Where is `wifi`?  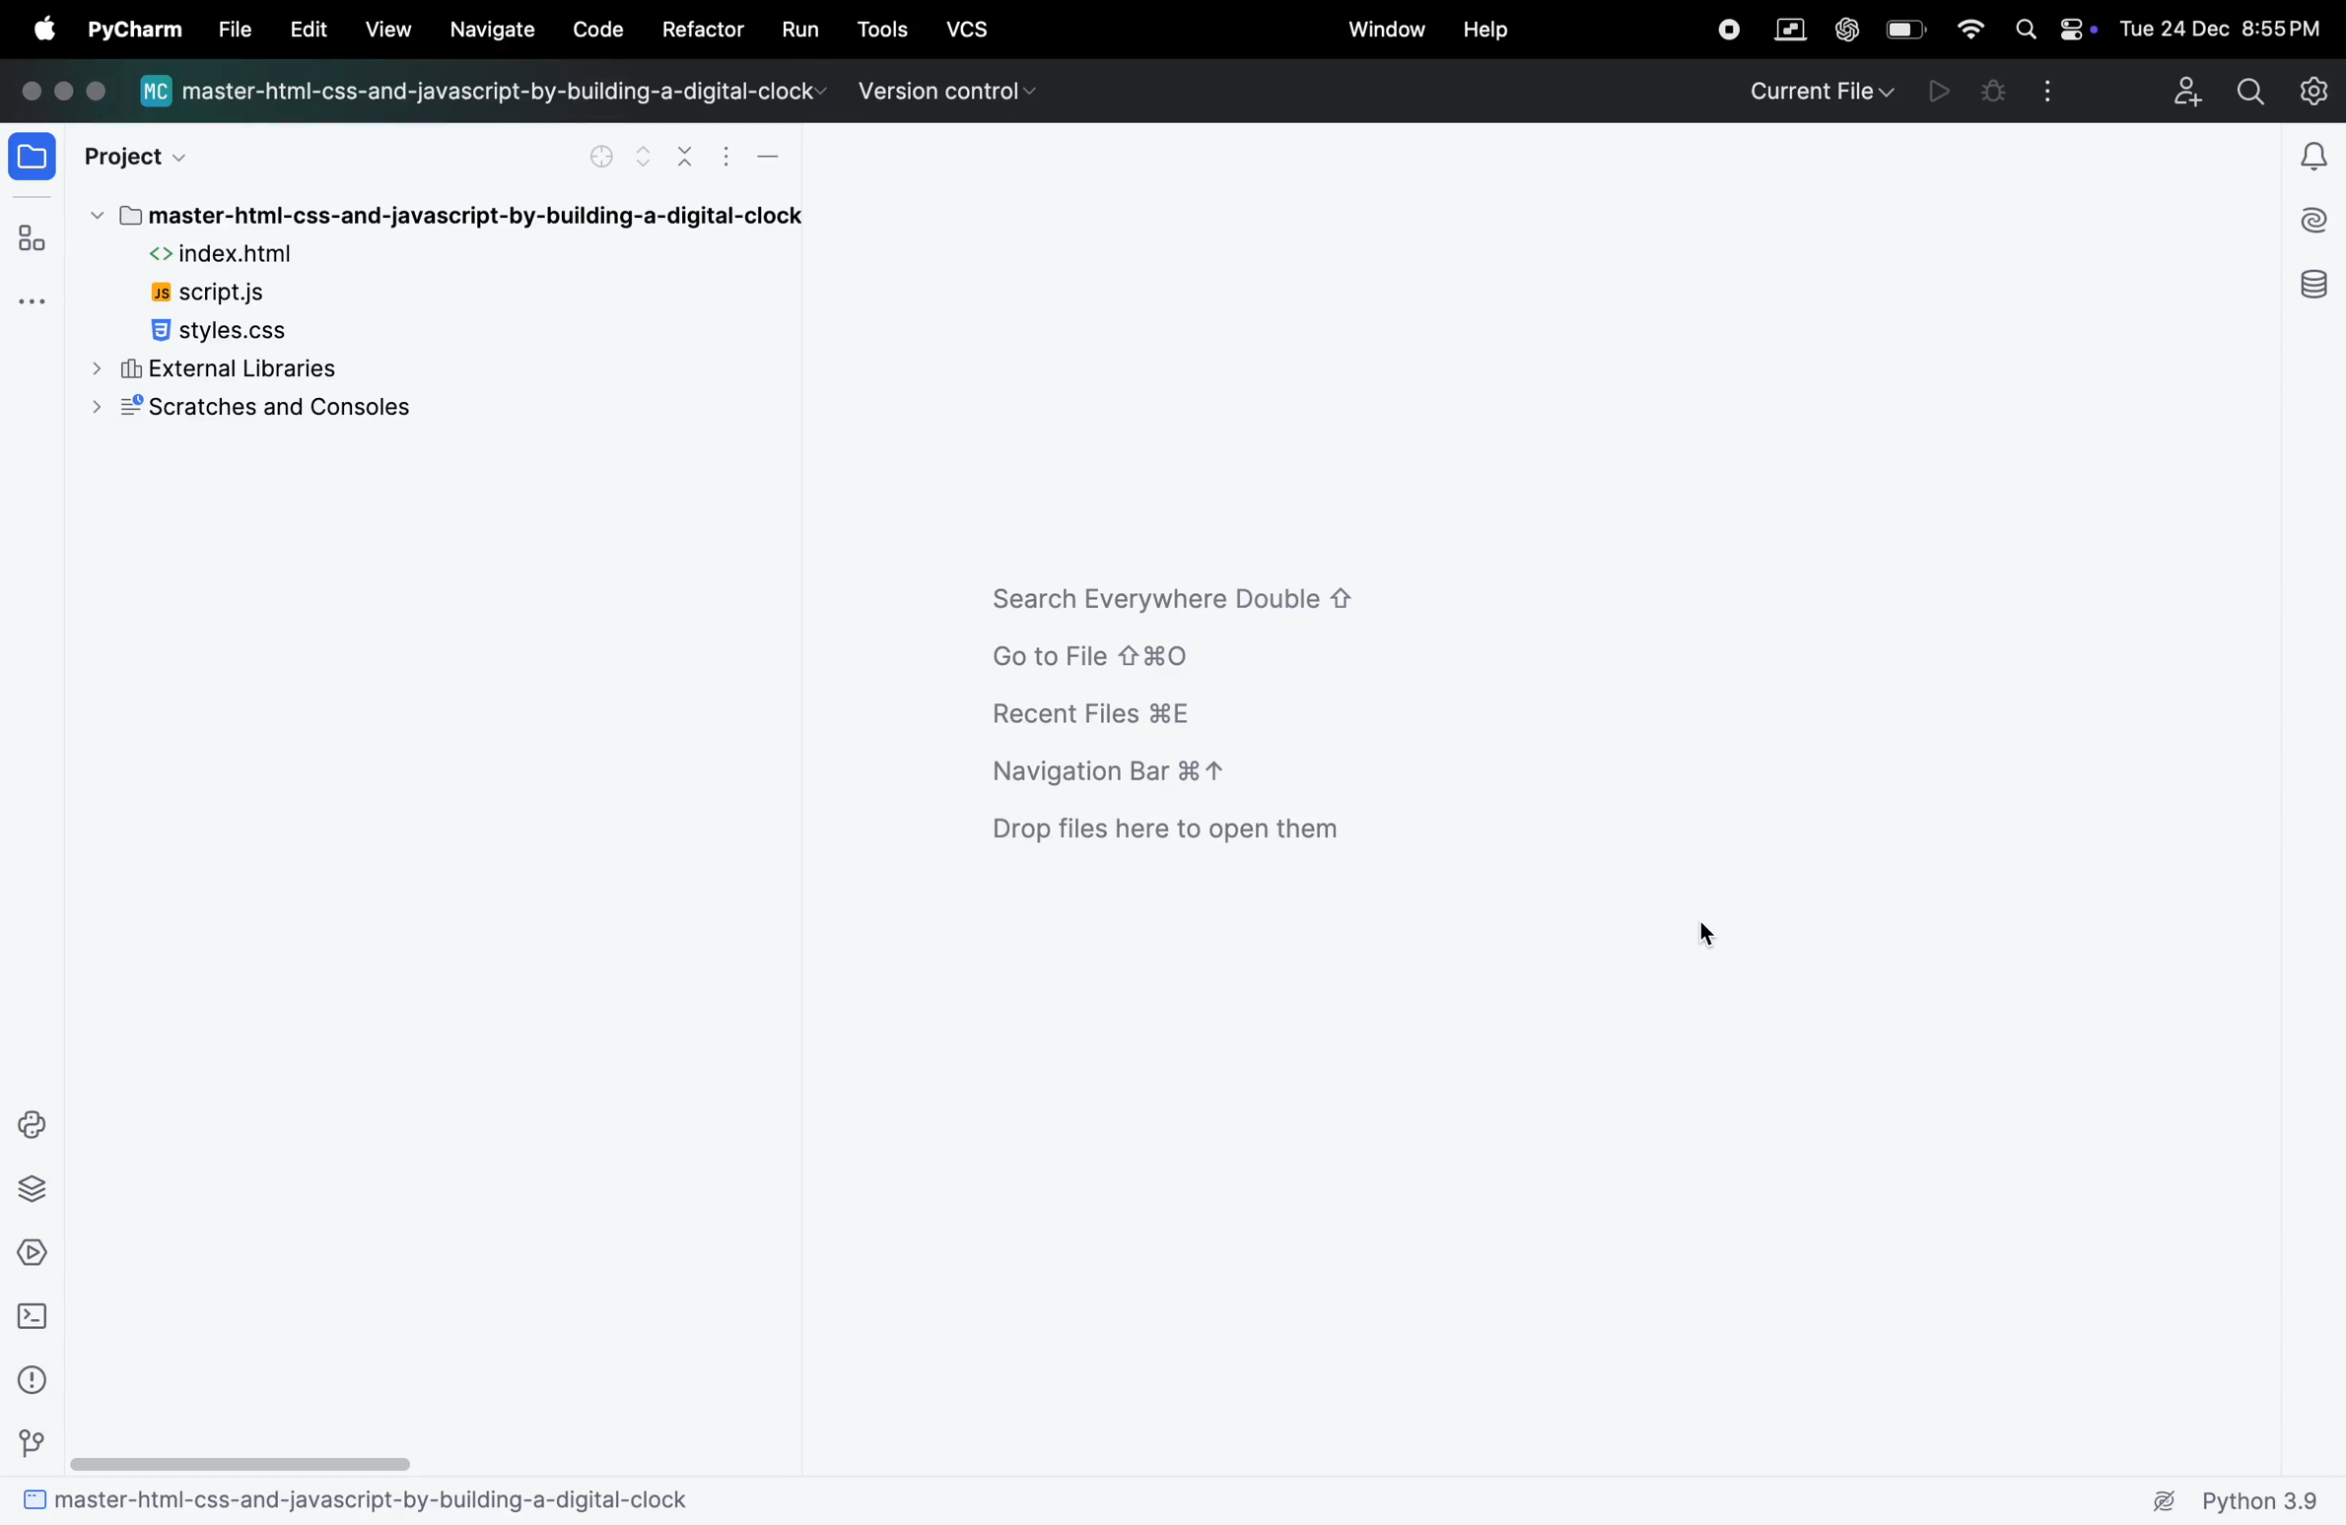
wifi is located at coordinates (1966, 31).